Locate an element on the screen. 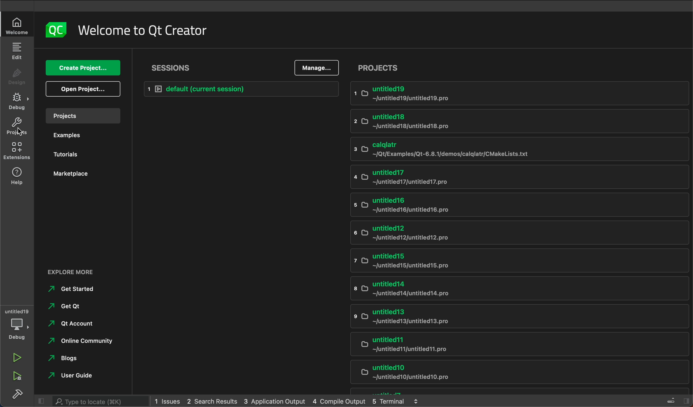 Image resolution: width=693 pixels, height=407 pixels. examples is located at coordinates (71, 135).